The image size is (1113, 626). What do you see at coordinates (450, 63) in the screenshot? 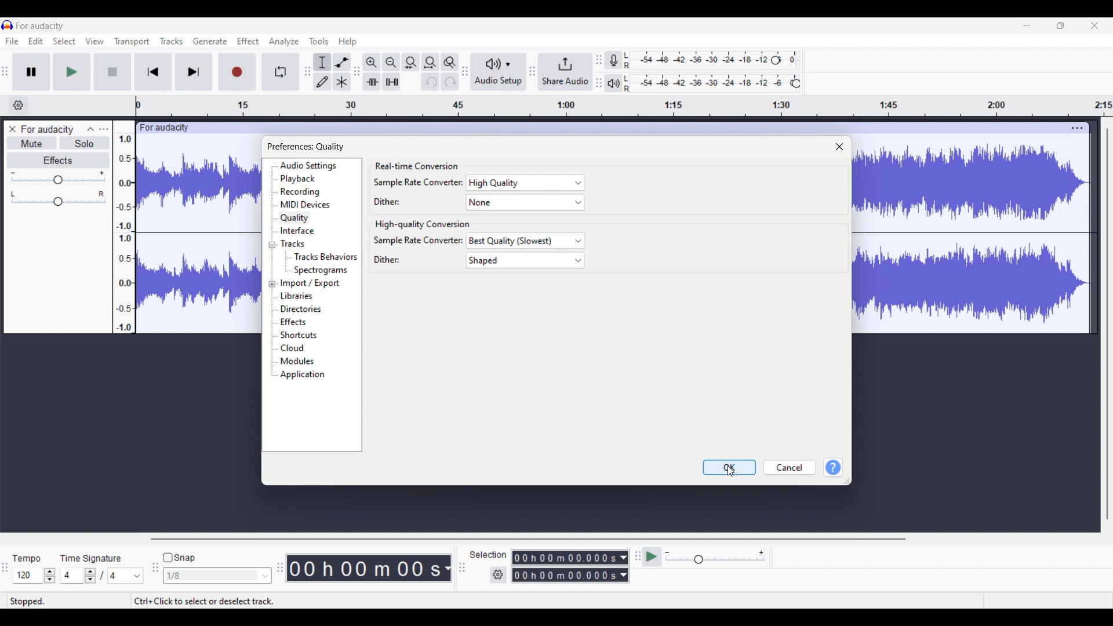
I see `Zoom toggle` at bounding box center [450, 63].